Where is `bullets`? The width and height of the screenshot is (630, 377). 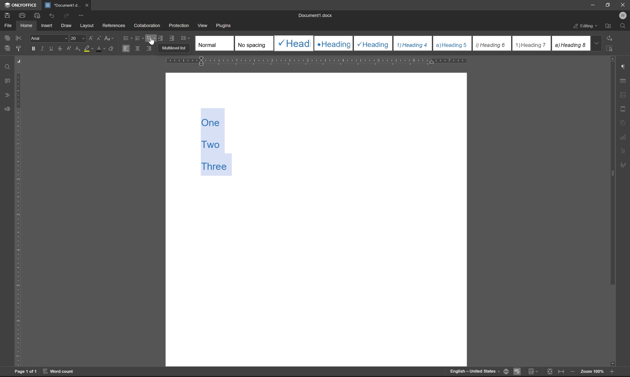
bullets is located at coordinates (127, 38).